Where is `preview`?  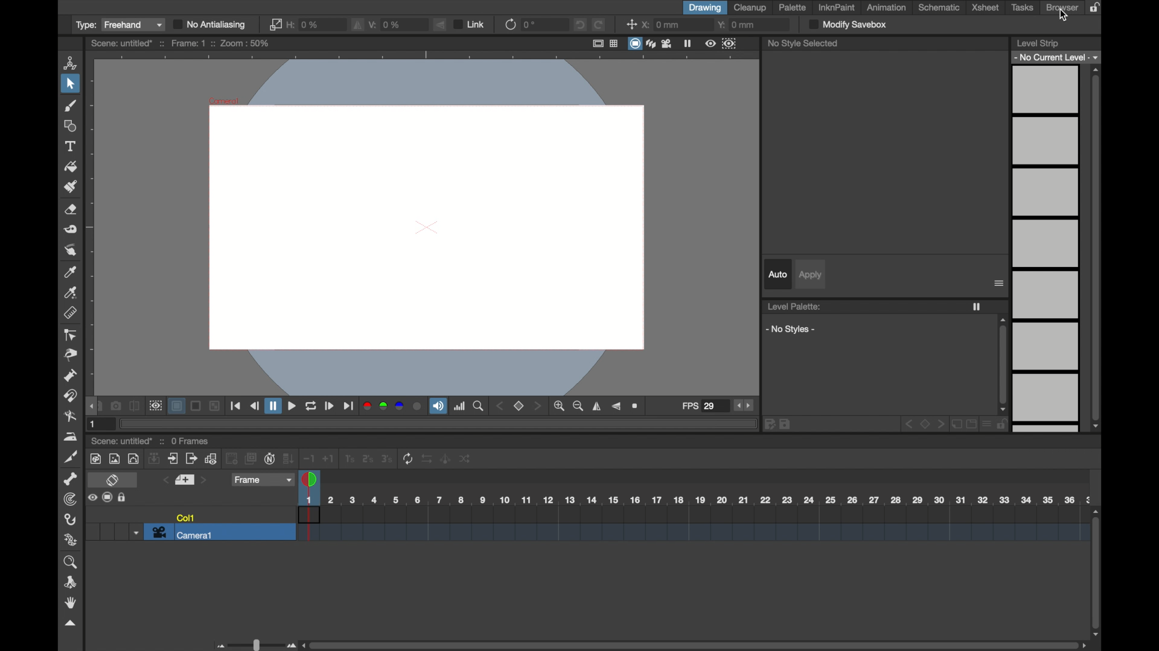
preview is located at coordinates (720, 43).